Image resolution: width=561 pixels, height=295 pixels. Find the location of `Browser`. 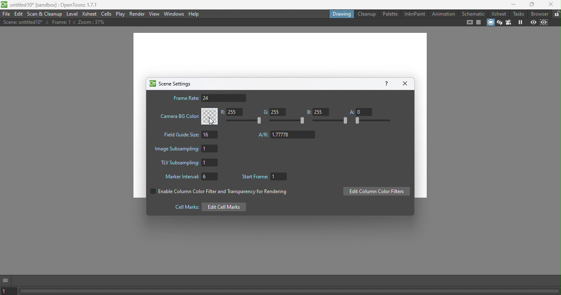

Browser is located at coordinates (539, 14).